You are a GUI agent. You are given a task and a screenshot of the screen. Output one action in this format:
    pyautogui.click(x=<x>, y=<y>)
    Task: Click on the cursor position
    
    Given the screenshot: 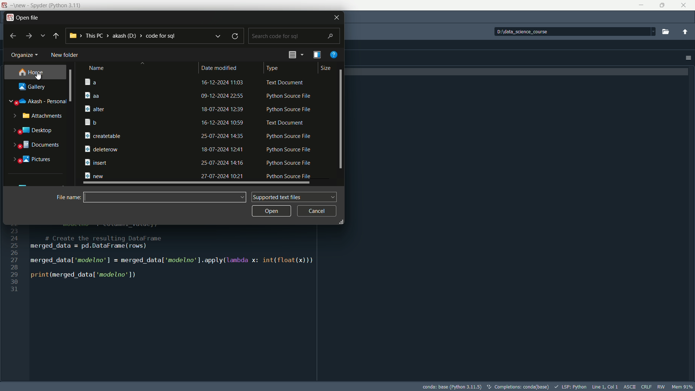 What is the action you would take?
    pyautogui.click(x=605, y=386)
    